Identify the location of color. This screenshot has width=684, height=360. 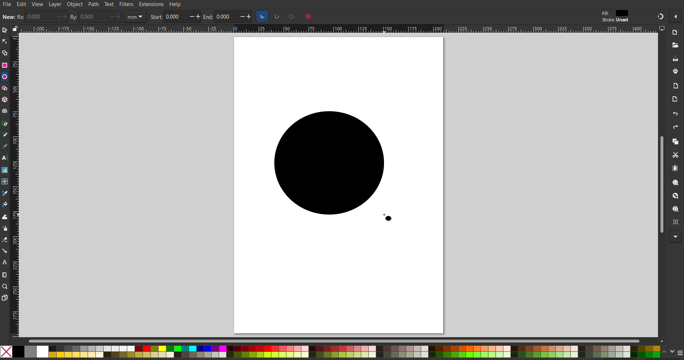
(623, 12).